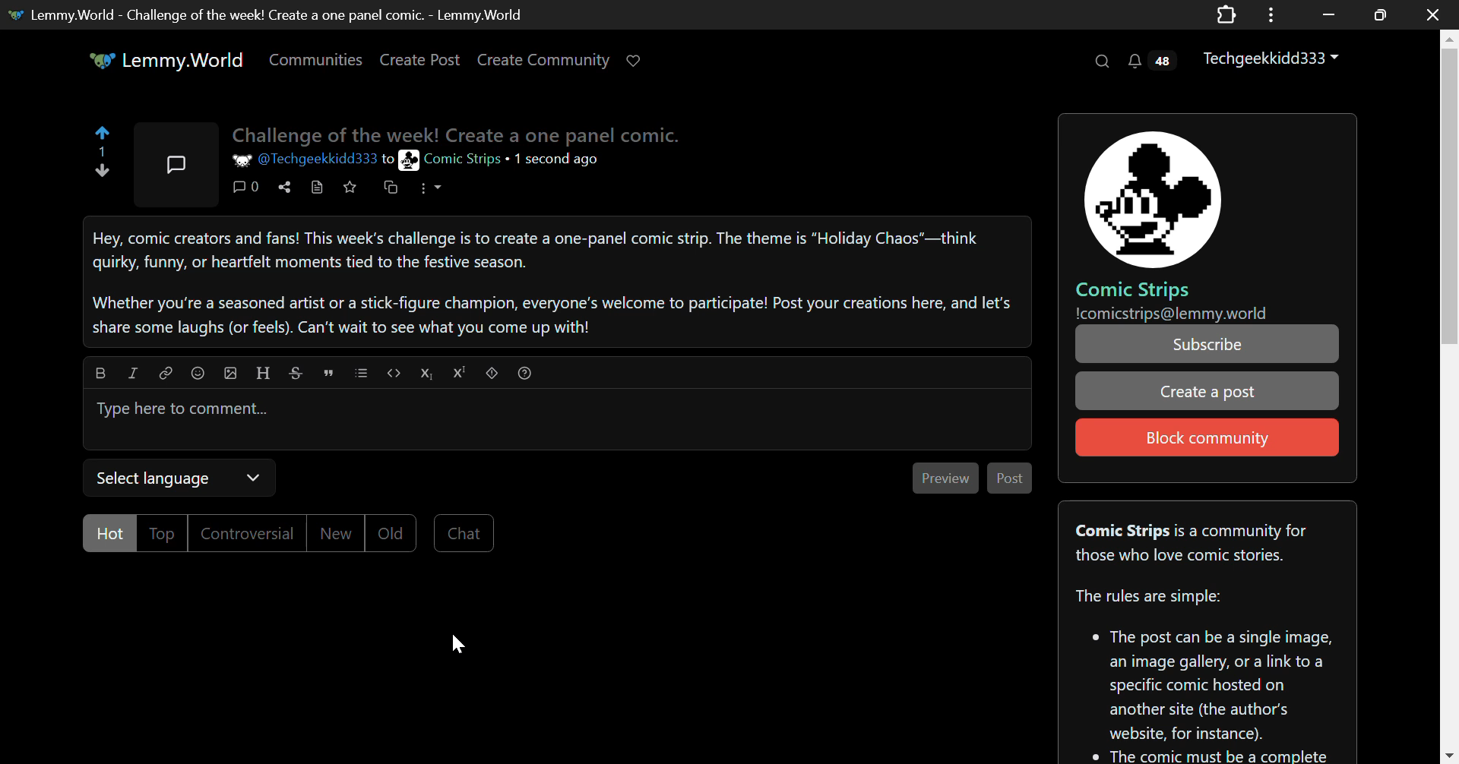  What do you see at coordinates (1181, 315) in the screenshot?
I see `!comicstrips@lemmy.world` at bounding box center [1181, 315].